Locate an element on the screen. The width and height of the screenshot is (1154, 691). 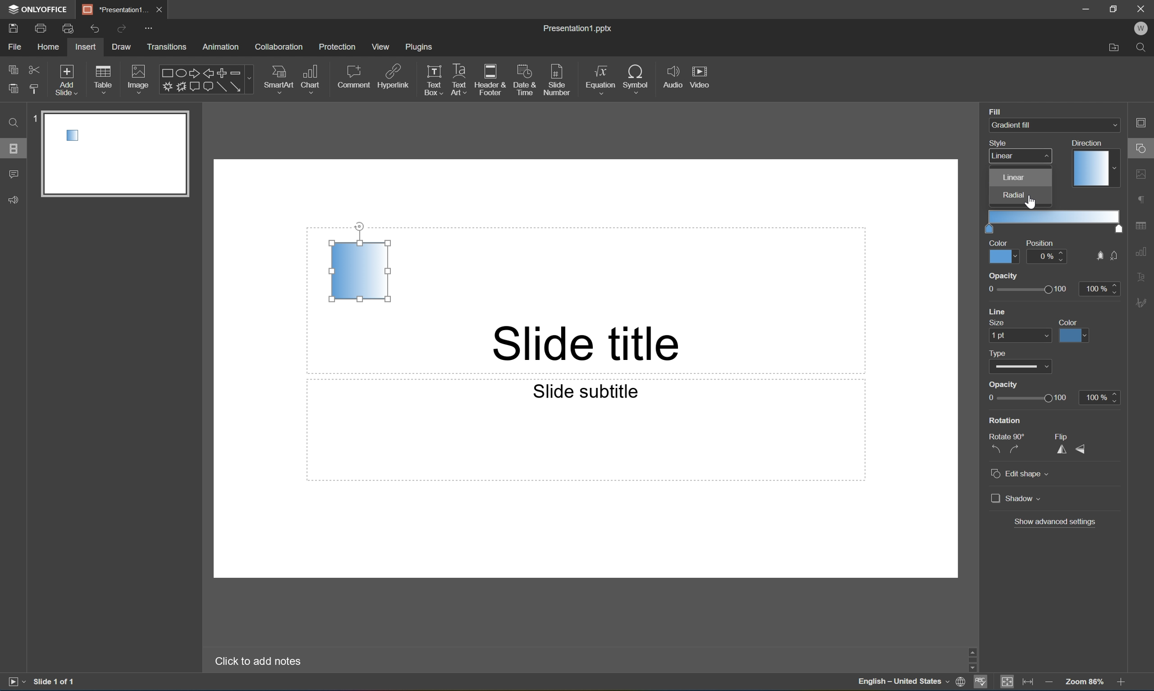
Start slideshow is located at coordinates (16, 682).